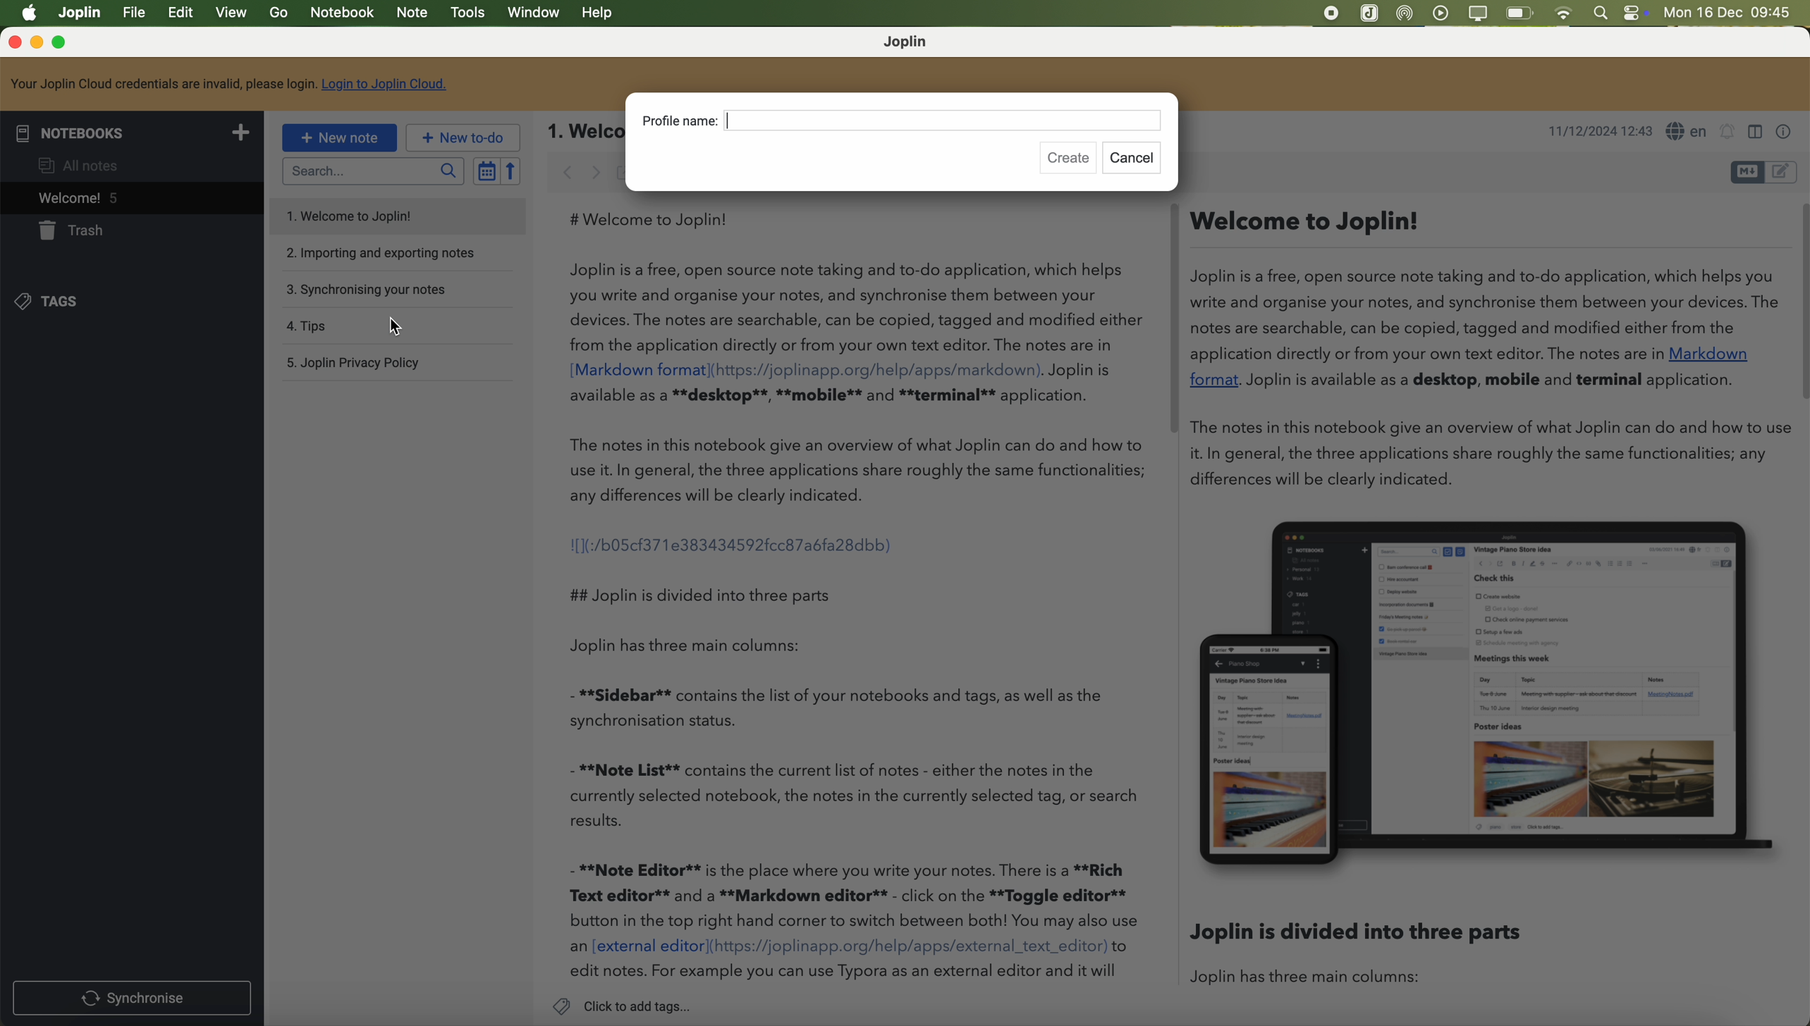 This screenshot has height=1026, width=1810. I want to click on 3. Synchronising your notes, so click(369, 289).